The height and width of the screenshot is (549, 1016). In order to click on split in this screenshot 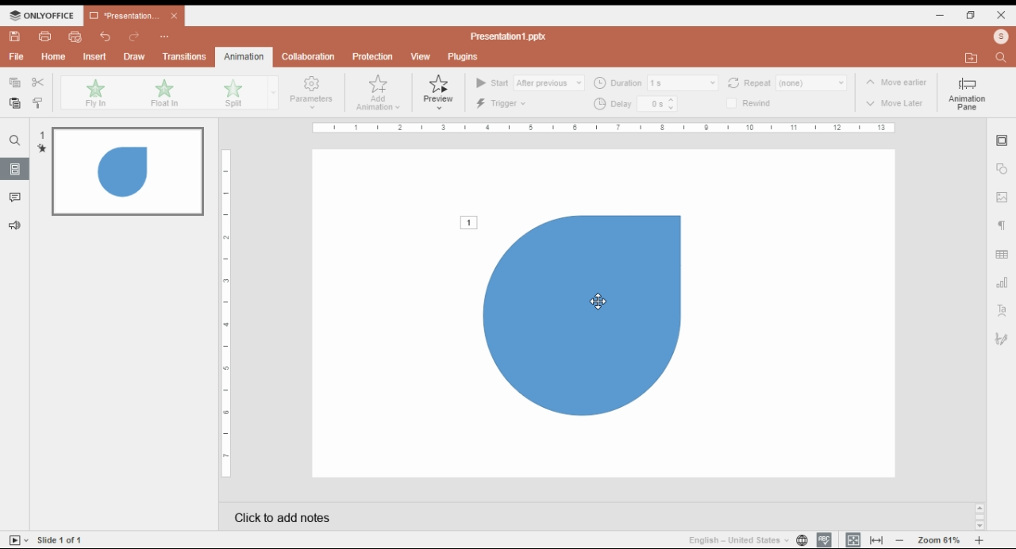, I will do `click(232, 94)`.